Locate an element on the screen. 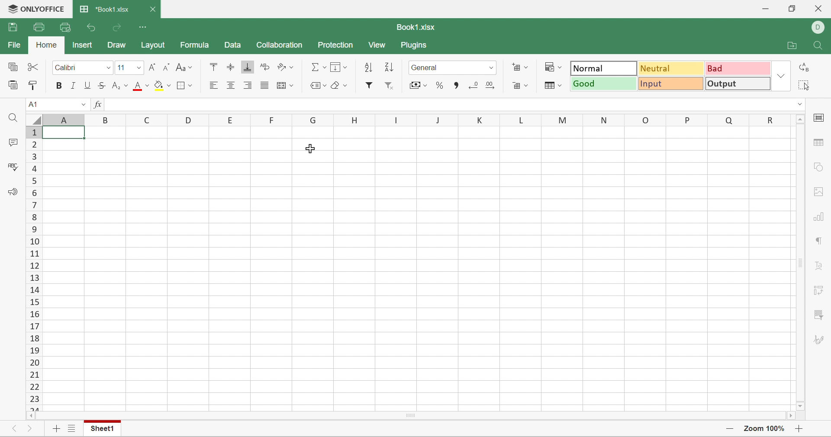 This screenshot has width=831, height=437. Restore down is located at coordinates (792, 8).